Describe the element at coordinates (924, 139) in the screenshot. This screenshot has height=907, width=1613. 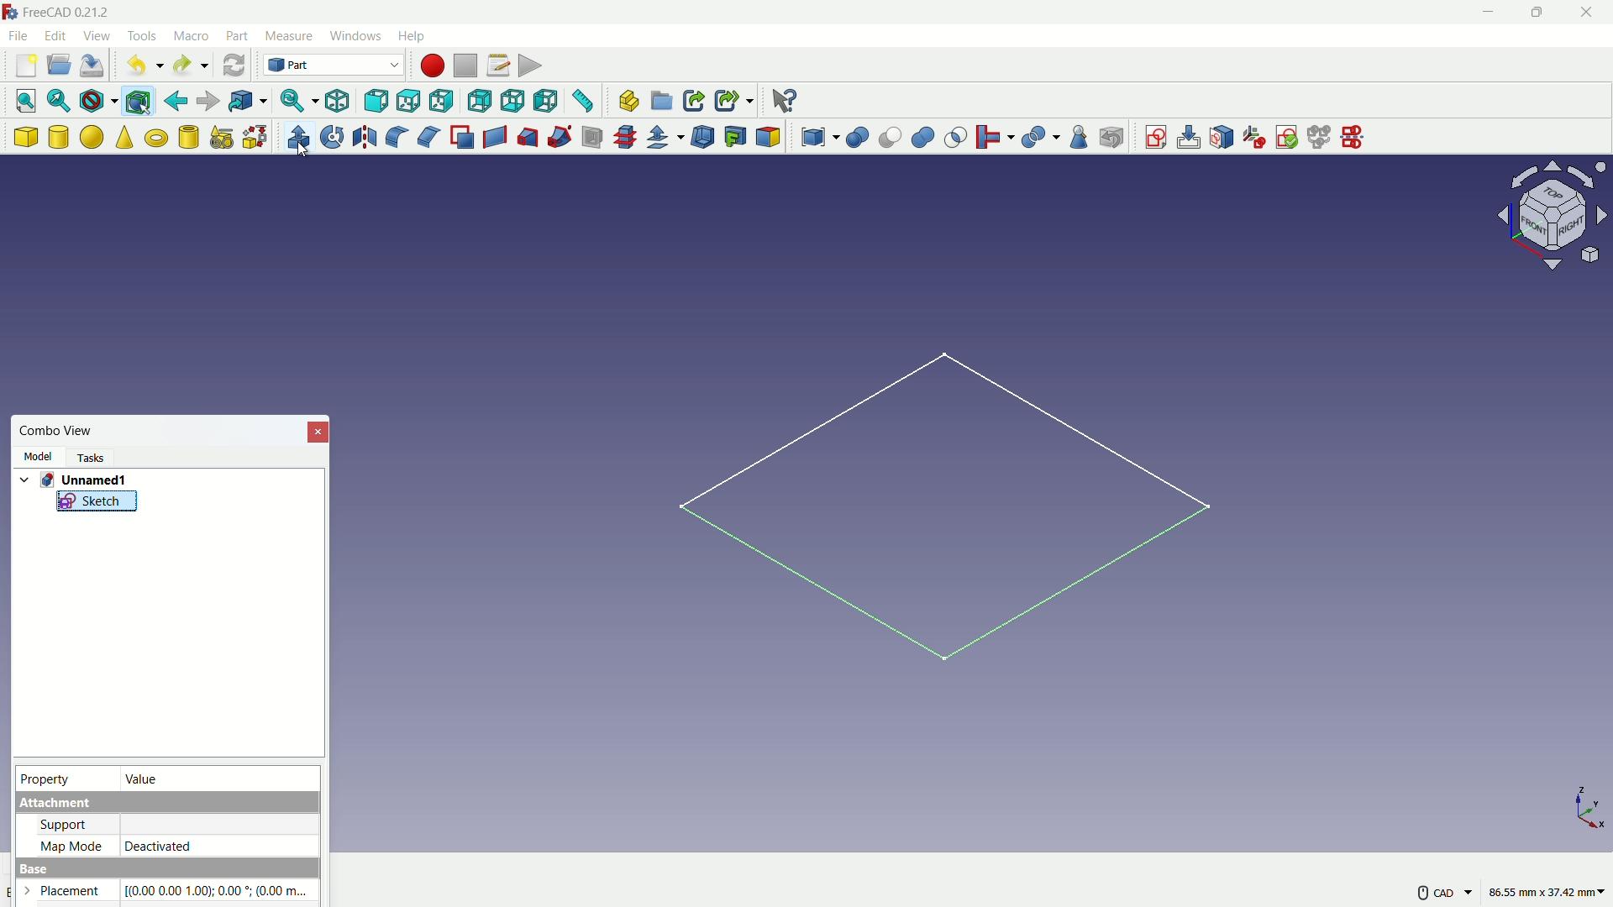
I see `union` at that location.